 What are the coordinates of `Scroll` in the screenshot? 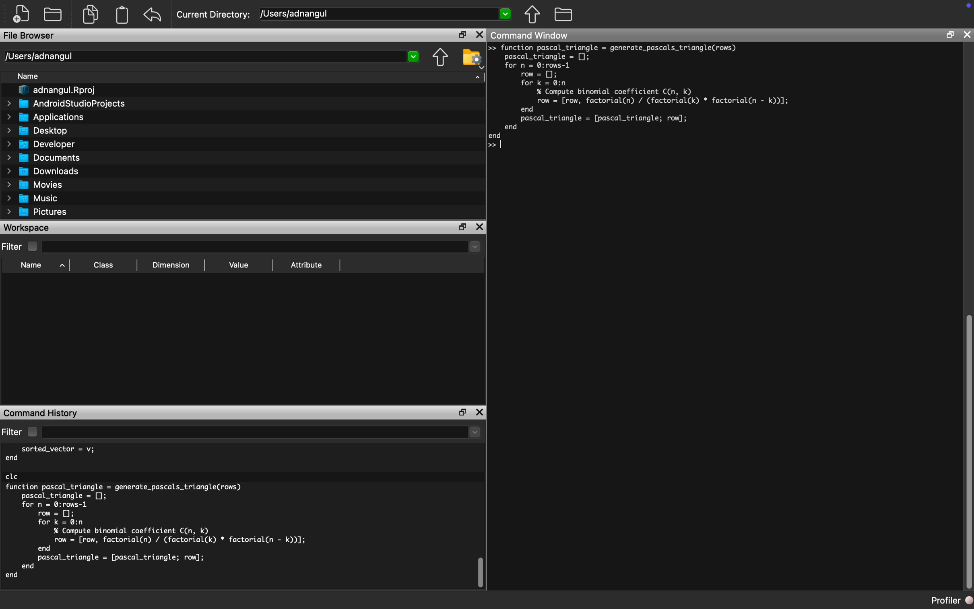 It's located at (967, 319).